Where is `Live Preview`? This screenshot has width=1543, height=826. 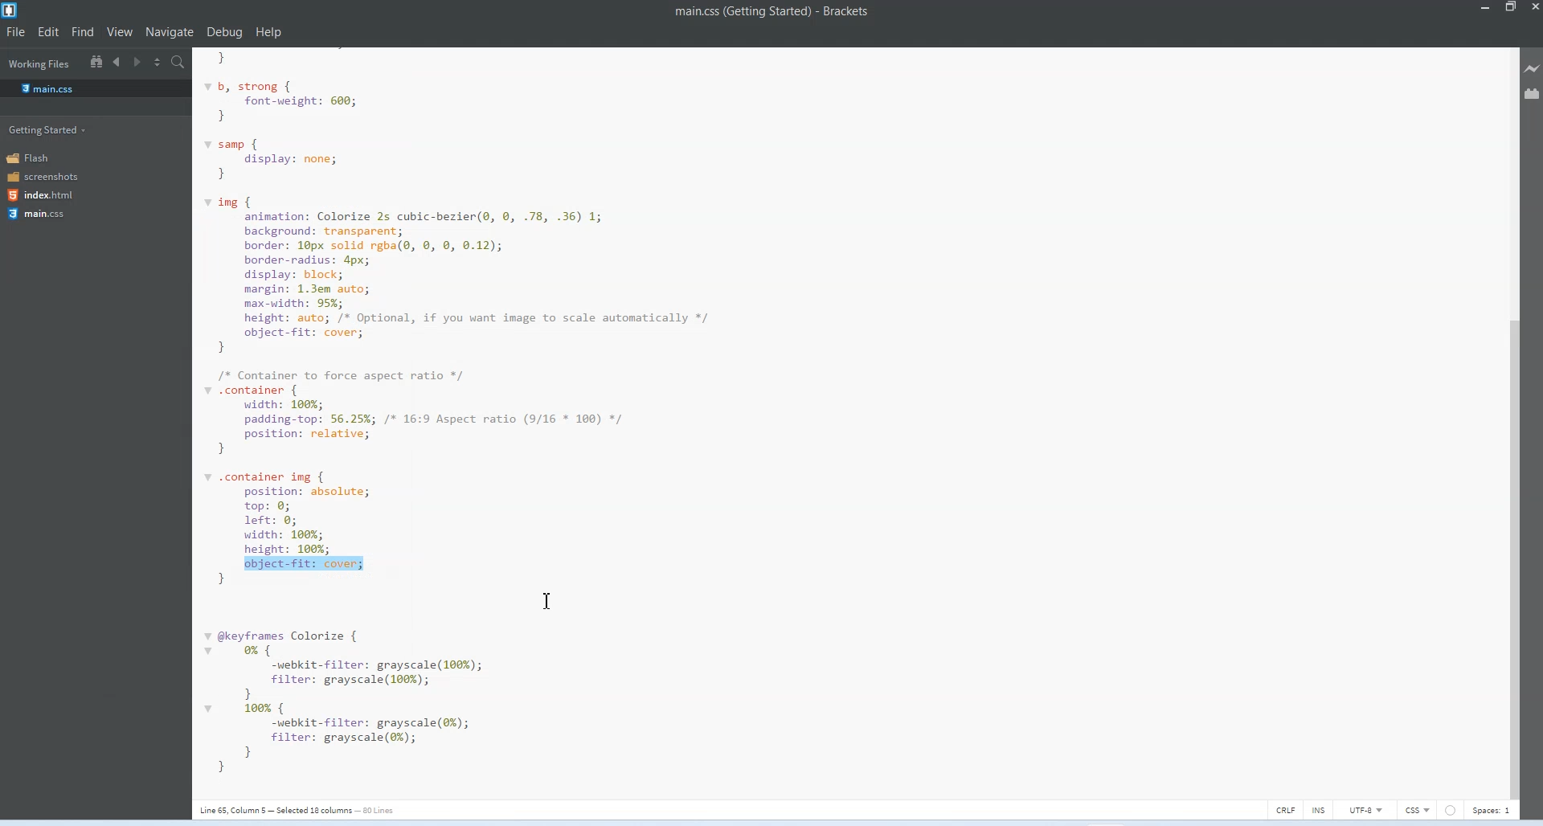
Live Preview is located at coordinates (1533, 66).